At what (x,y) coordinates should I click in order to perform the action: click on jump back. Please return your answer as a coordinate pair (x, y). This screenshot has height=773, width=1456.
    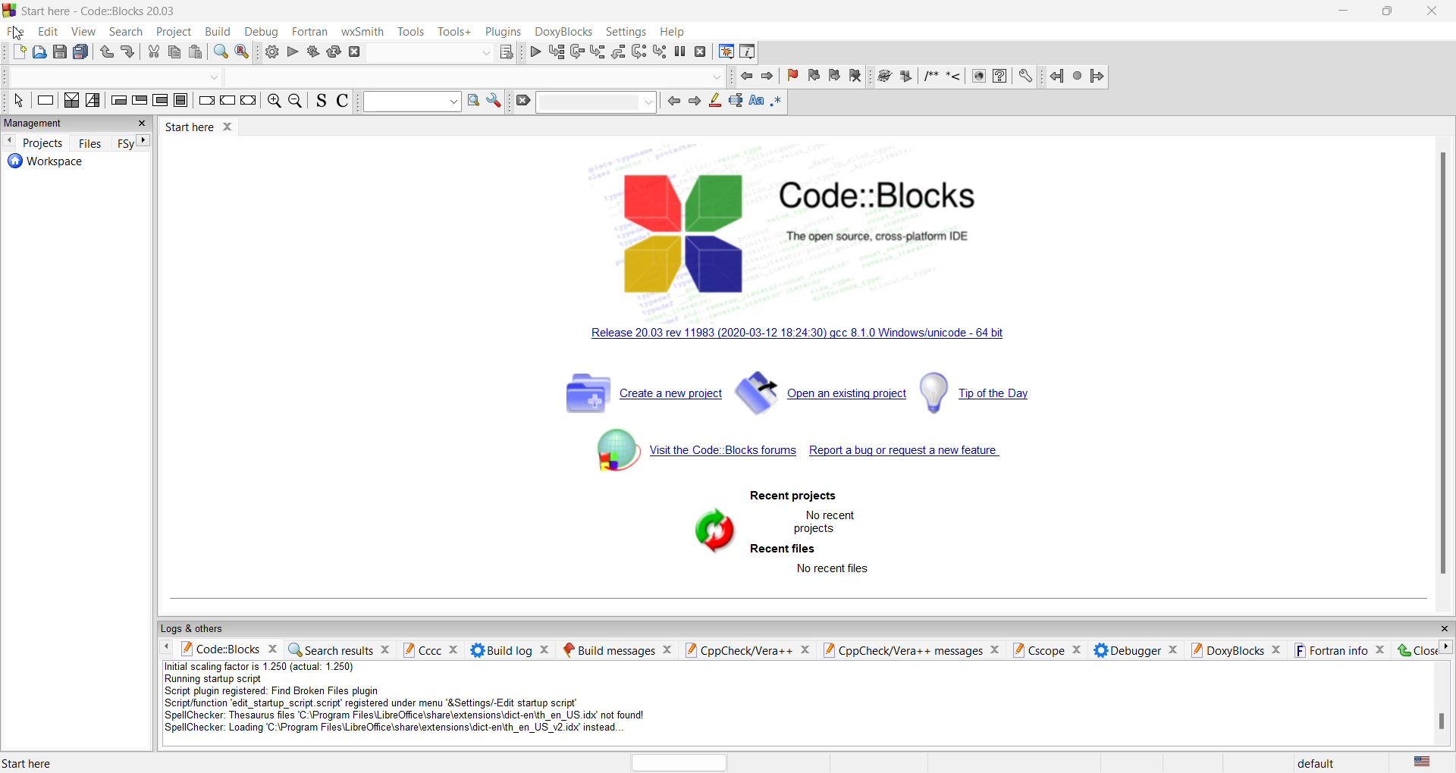
    Looking at the image, I should click on (1053, 77).